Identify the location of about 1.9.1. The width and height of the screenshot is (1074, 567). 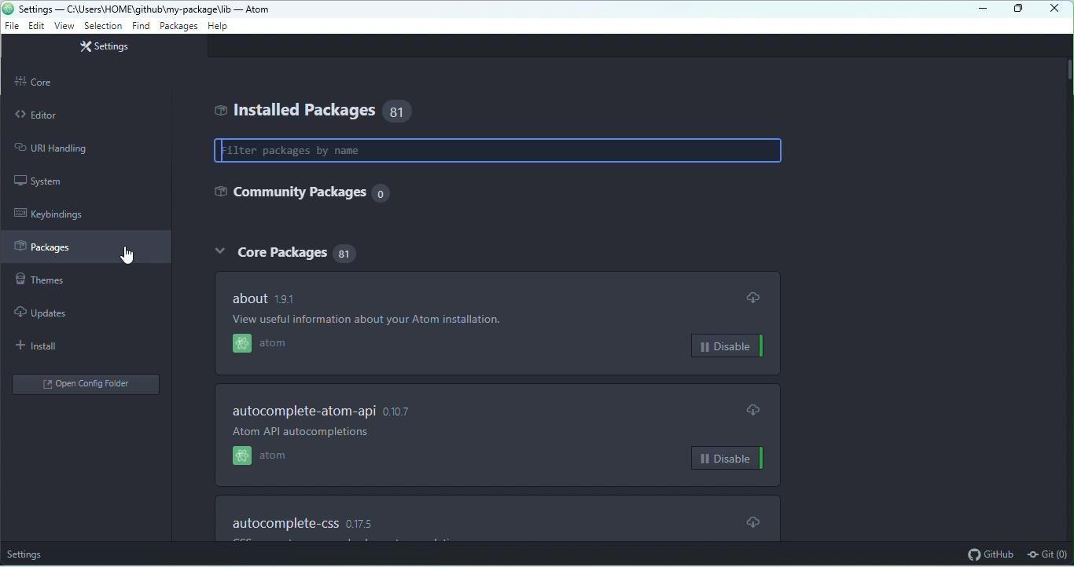
(270, 298).